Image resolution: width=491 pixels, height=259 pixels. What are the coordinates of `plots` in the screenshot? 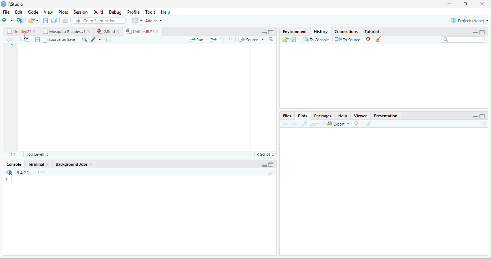 It's located at (63, 12).